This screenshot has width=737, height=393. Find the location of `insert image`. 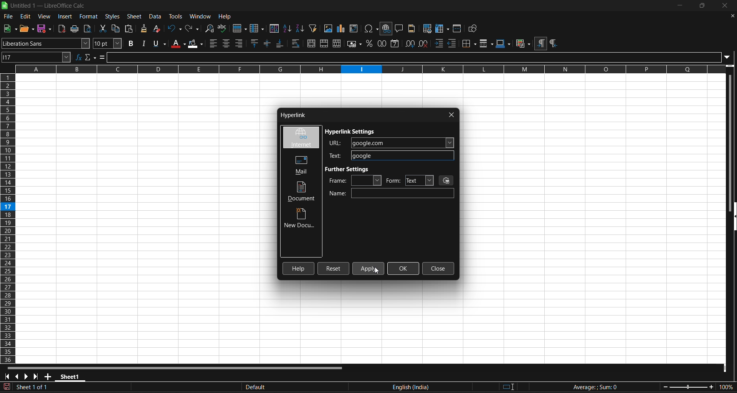

insert image is located at coordinates (329, 28).